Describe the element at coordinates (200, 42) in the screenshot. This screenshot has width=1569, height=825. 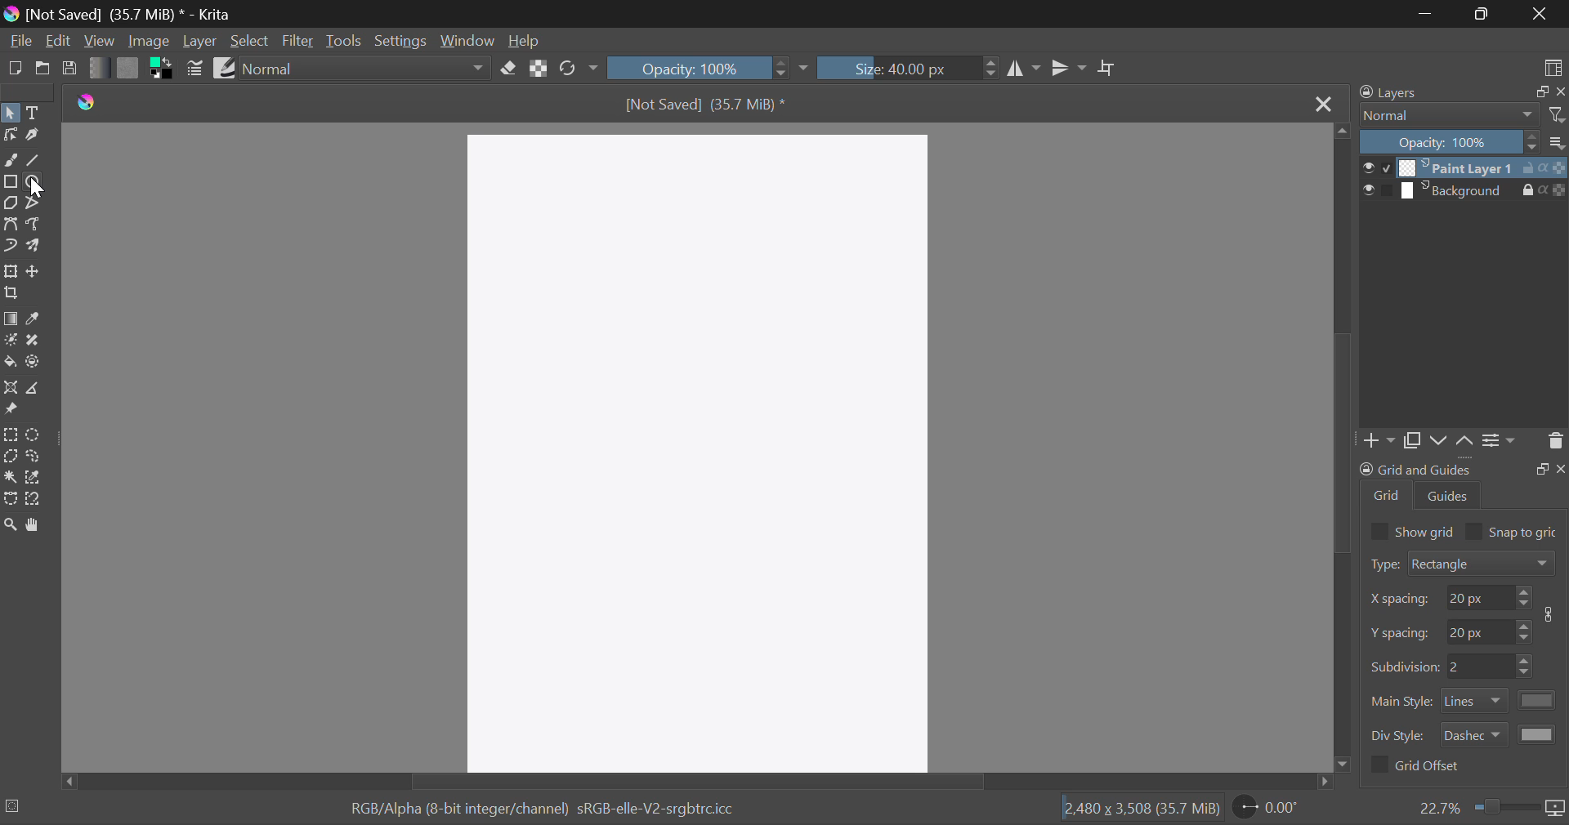
I see `Layer` at that location.